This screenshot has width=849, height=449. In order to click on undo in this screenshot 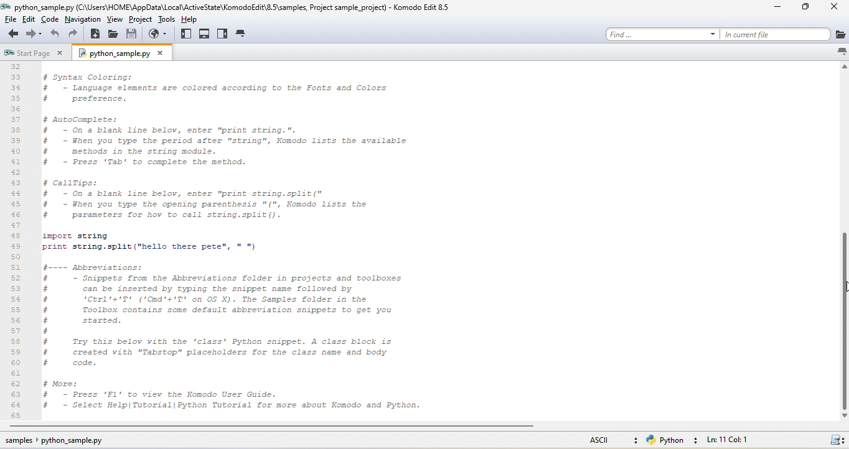, I will do `click(56, 35)`.